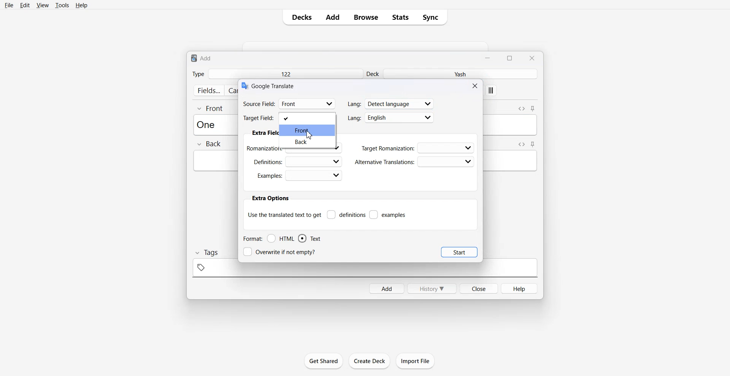 The width and height of the screenshot is (730, 376). What do you see at coordinates (478, 288) in the screenshot?
I see `Close` at bounding box center [478, 288].